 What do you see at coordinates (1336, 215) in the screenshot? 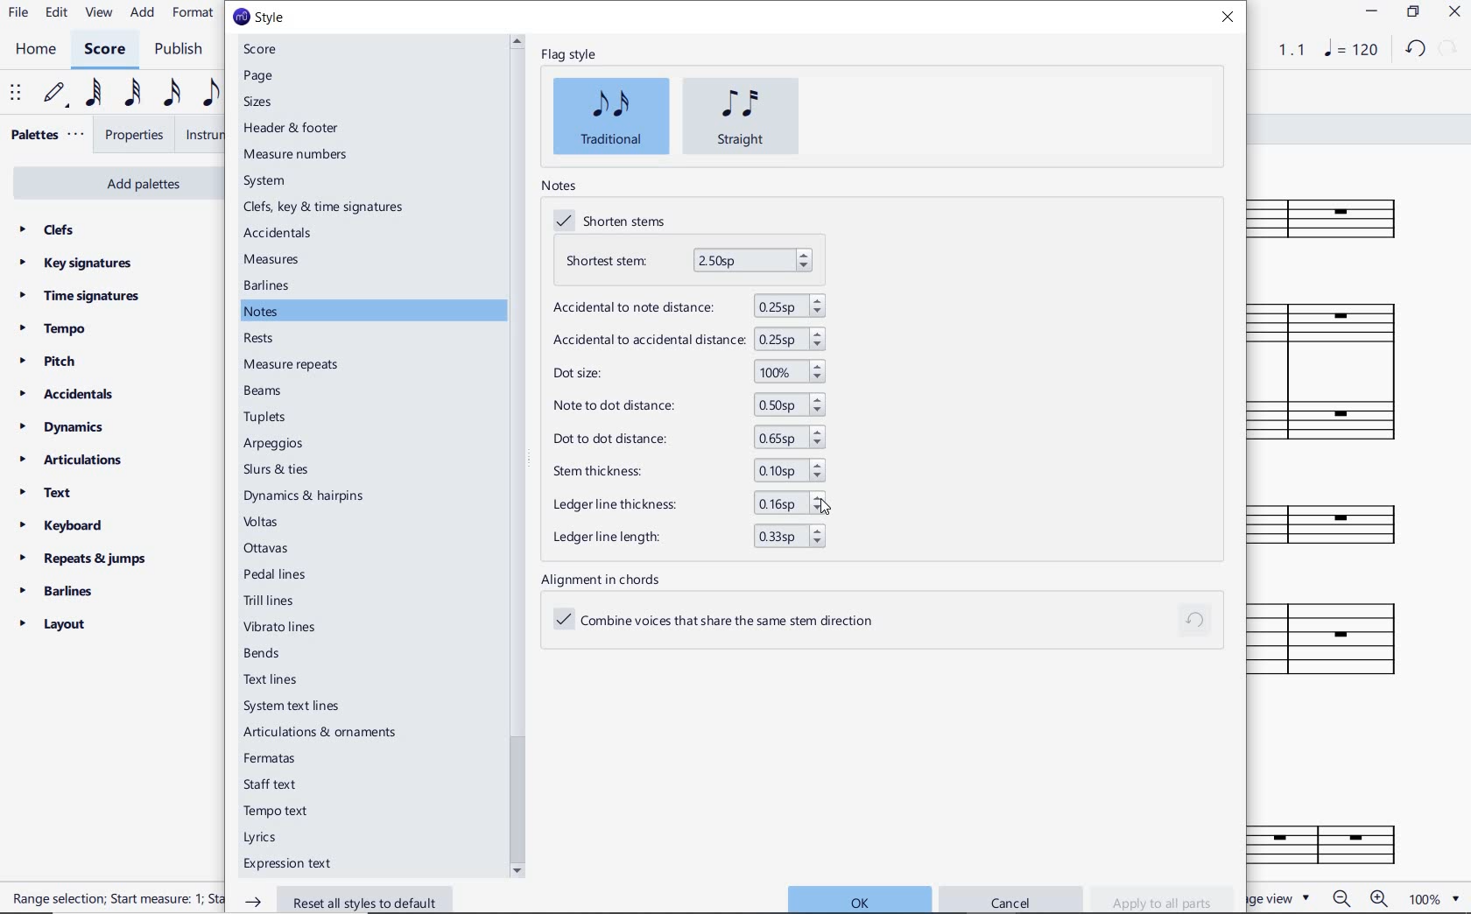
I see `Instrument: Flute` at bounding box center [1336, 215].